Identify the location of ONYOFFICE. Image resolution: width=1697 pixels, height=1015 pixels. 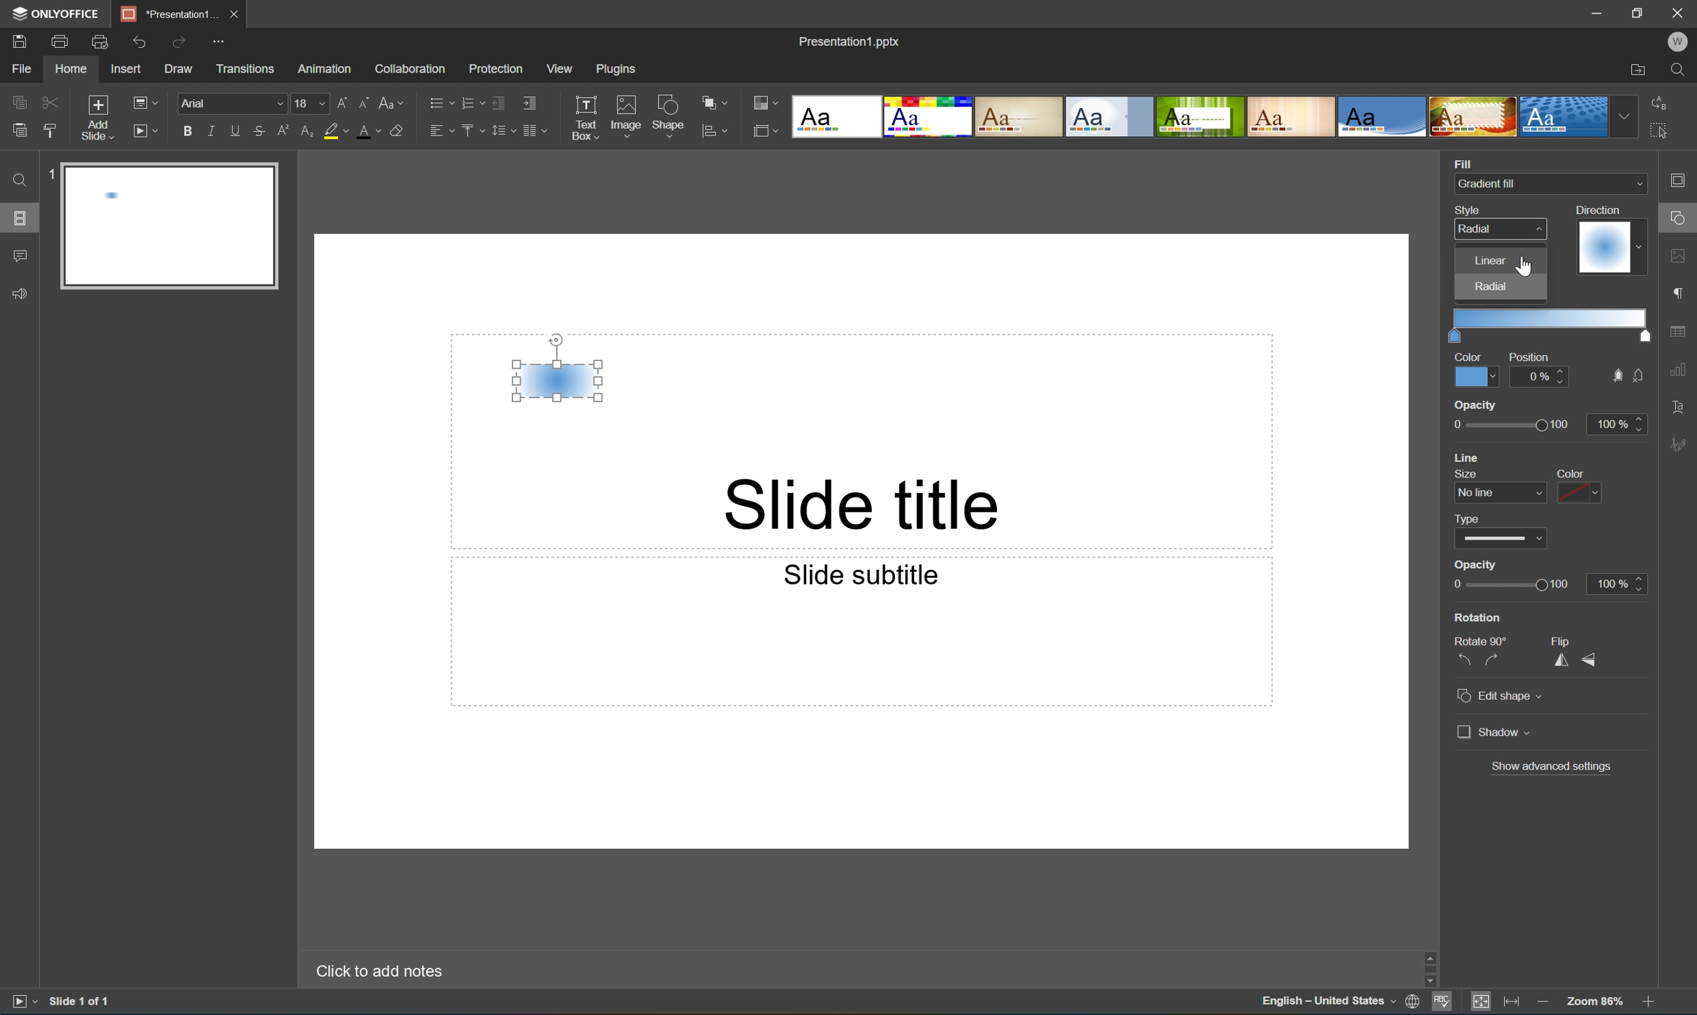
(53, 13).